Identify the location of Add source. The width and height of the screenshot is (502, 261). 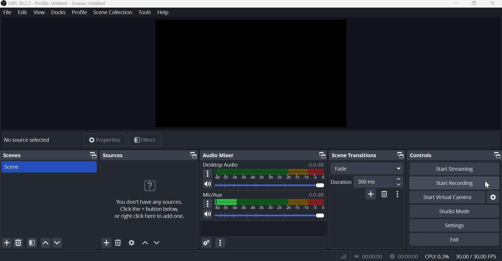
(106, 243).